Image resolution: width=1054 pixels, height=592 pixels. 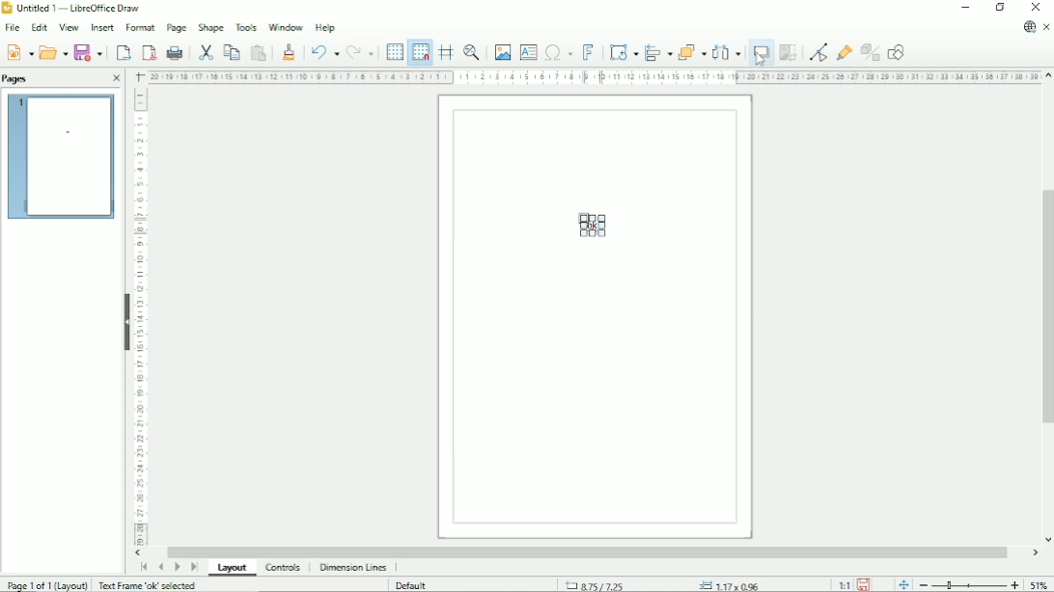 What do you see at coordinates (322, 52) in the screenshot?
I see `Undo` at bounding box center [322, 52].